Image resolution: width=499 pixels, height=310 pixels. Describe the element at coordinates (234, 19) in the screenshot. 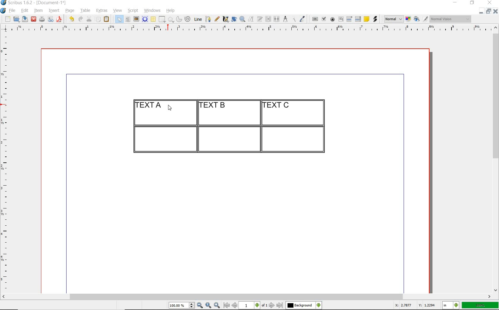

I see `rotate item` at that location.